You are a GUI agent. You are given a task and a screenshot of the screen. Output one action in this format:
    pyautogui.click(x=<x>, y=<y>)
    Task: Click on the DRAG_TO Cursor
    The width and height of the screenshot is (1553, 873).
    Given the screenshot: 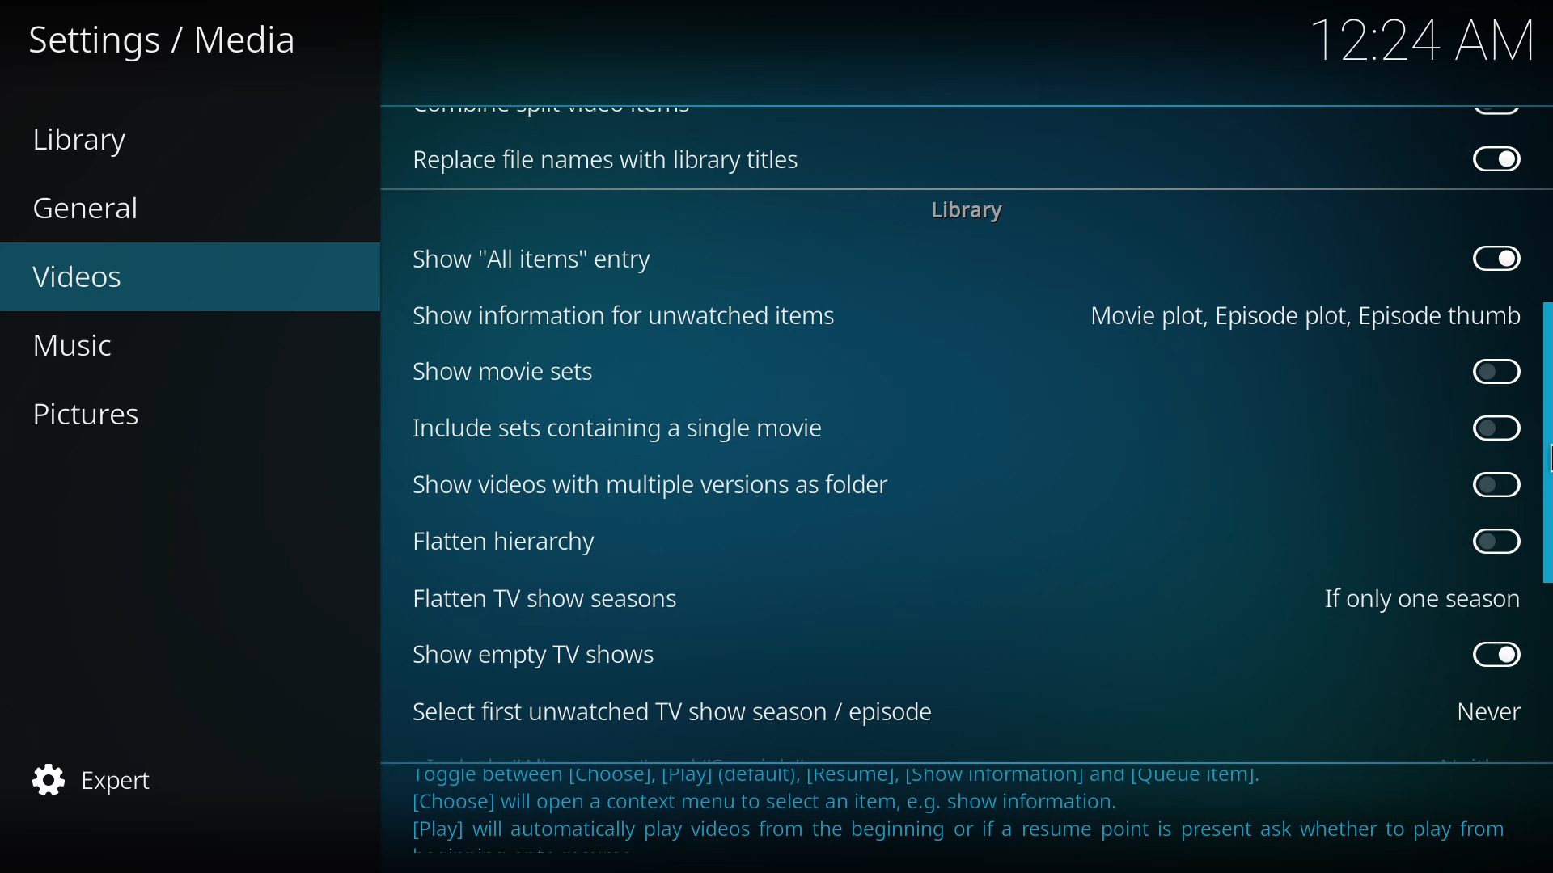 What is the action you would take?
    pyautogui.click(x=1544, y=449)
    